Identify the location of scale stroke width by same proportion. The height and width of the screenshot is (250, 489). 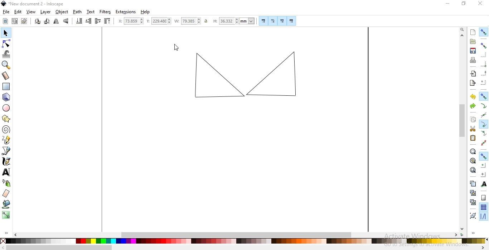
(262, 21).